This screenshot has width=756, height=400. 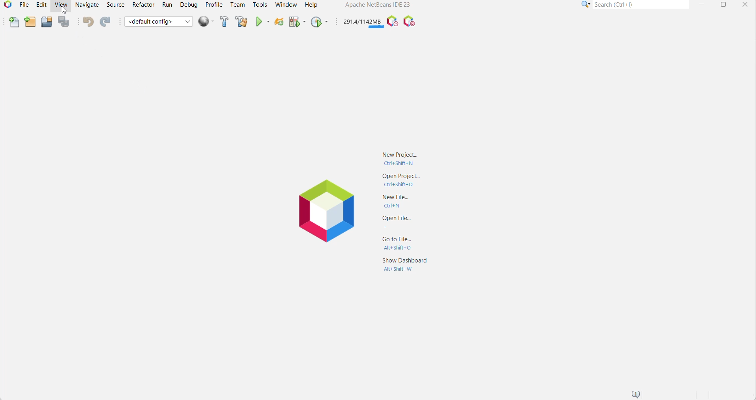 What do you see at coordinates (403, 222) in the screenshot?
I see `Open File` at bounding box center [403, 222].